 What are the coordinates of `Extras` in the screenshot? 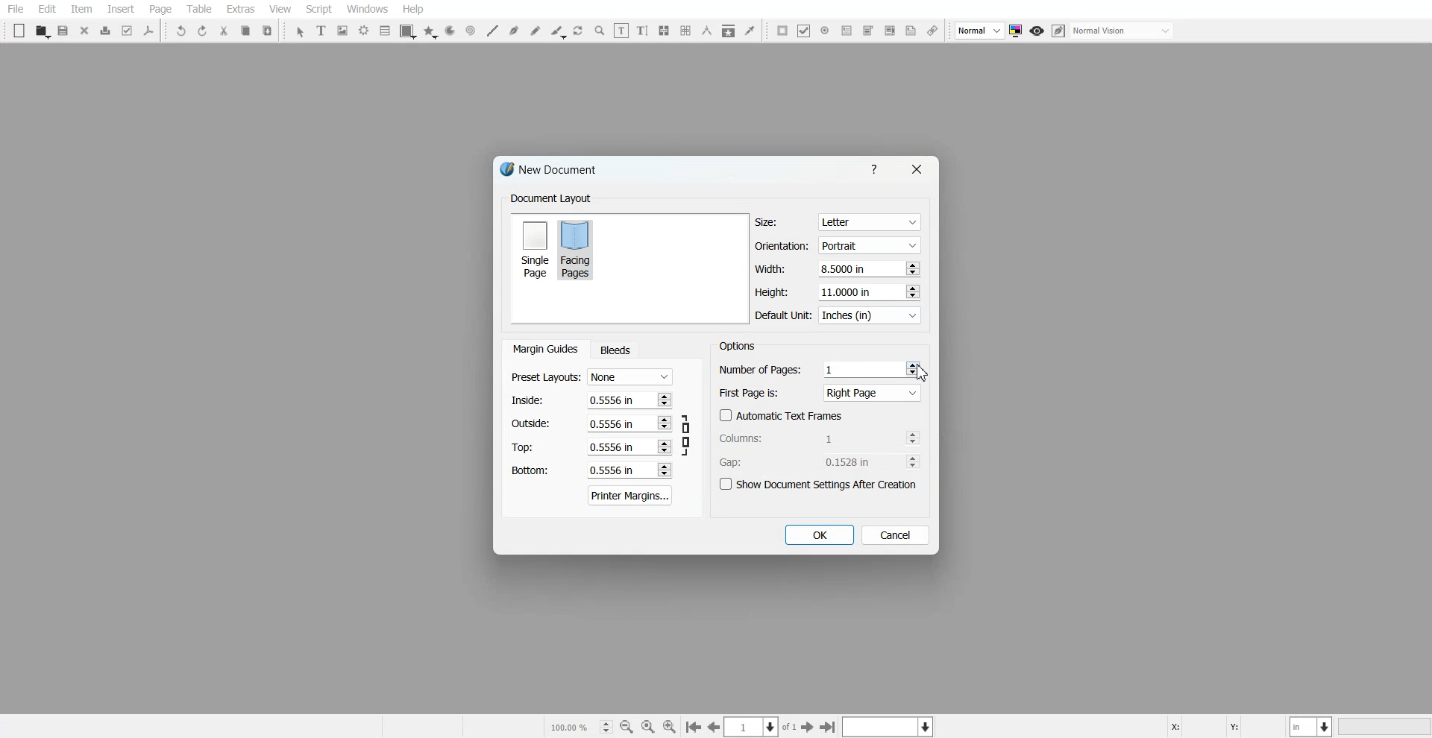 It's located at (240, 9).